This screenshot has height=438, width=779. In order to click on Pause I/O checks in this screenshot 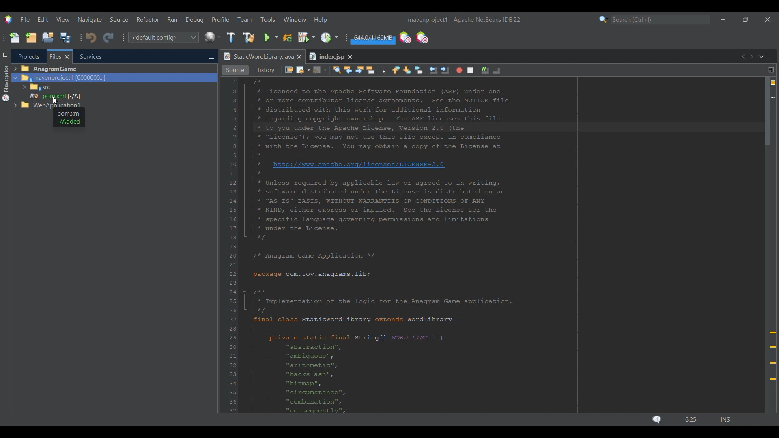, I will do `click(422, 37)`.